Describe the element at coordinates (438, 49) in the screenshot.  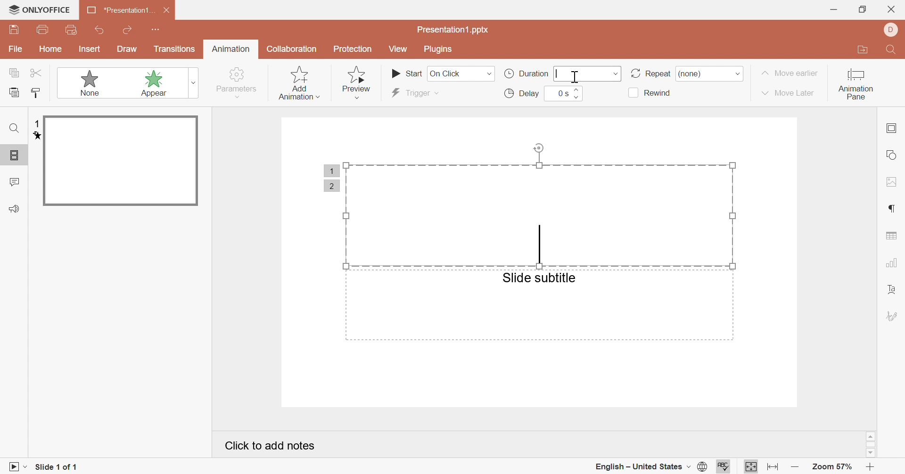
I see `plugins` at that location.